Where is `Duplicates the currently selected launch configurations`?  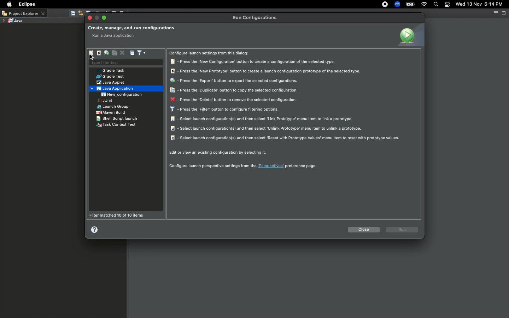
Duplicates the currently selected launch configurations is located at coordinates (114, 53).